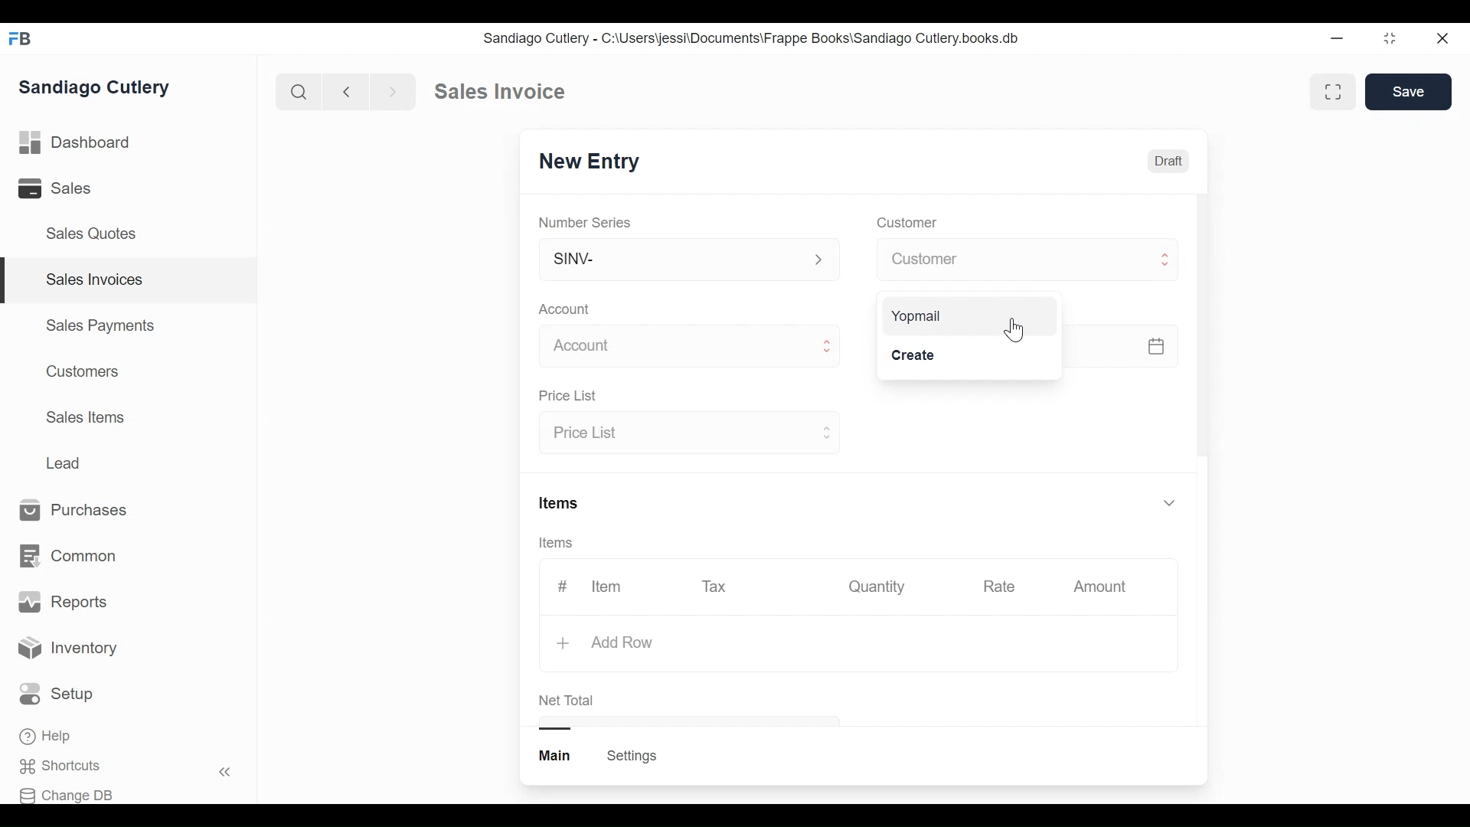 Image resolution: width=1470 pixels, height=827 pixels. Describe the element at coordinates (1335, 91) in the screenshot. I see `fullscreen` at that location.